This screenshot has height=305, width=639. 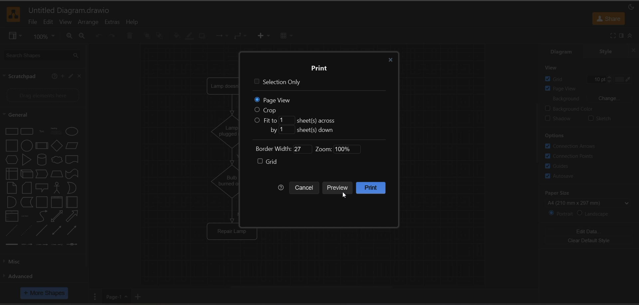 I want to click on sketch, so click(x=600, y=119).